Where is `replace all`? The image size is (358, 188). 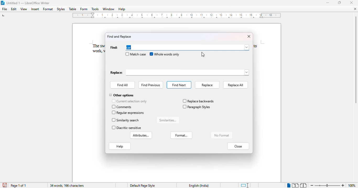 replace all is located at coordinates (235, 85).